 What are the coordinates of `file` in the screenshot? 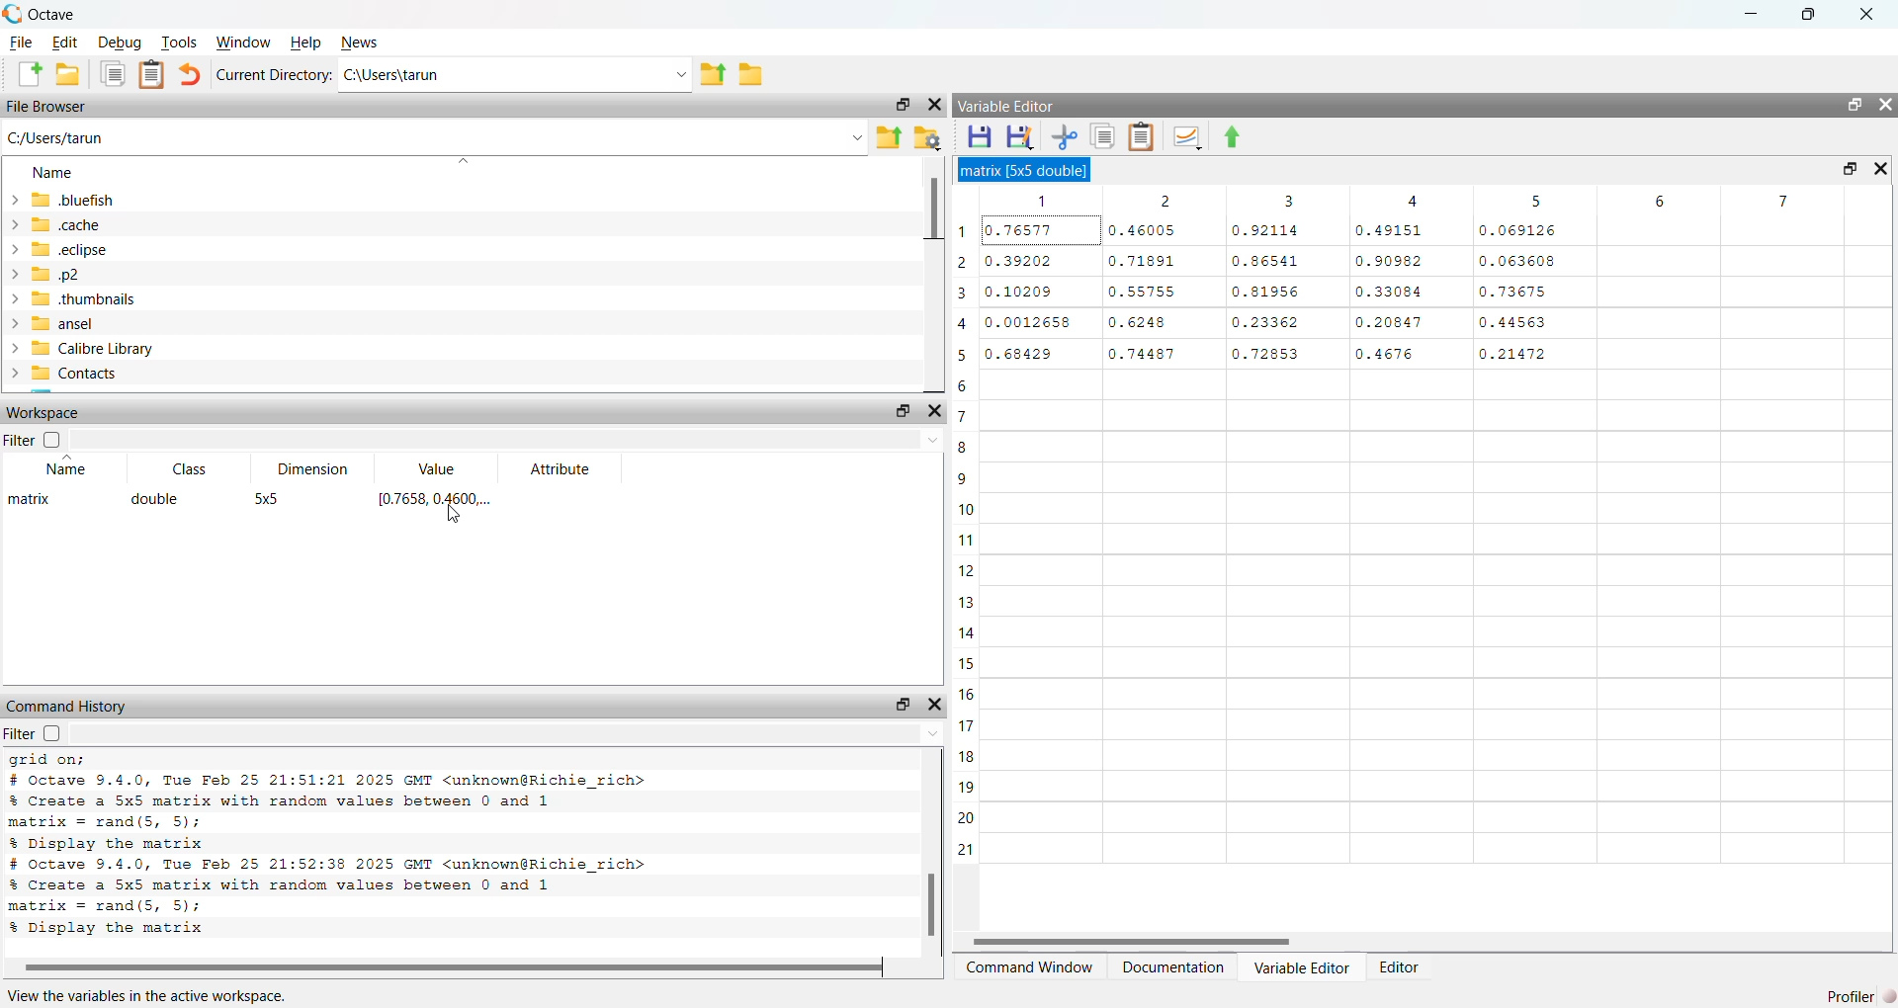 It's located at (753, 76).